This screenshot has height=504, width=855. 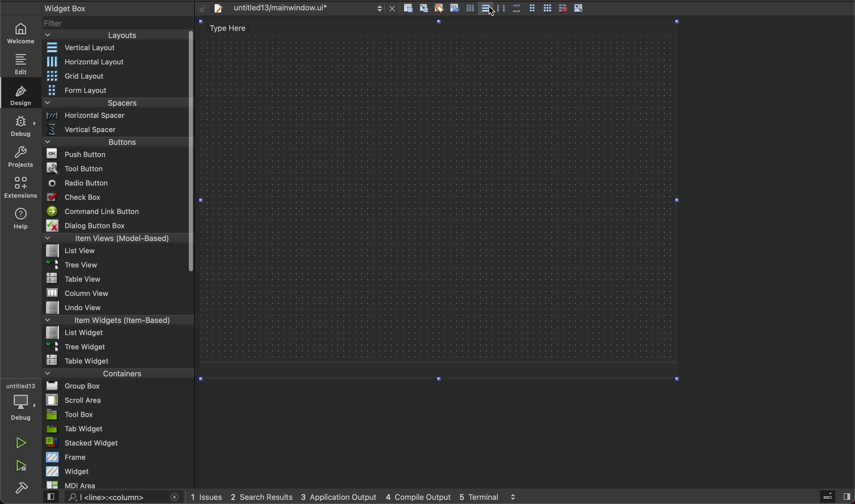 I want to click on dialog button, so click(x=117, y=225).